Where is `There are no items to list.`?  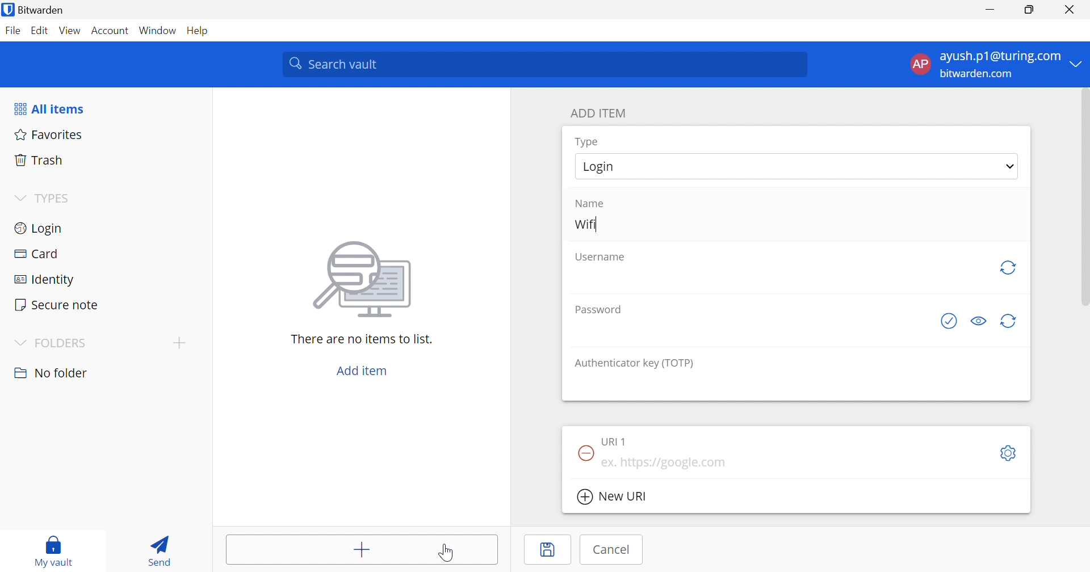
There are no items to list. is located at coordinates (363, 338).